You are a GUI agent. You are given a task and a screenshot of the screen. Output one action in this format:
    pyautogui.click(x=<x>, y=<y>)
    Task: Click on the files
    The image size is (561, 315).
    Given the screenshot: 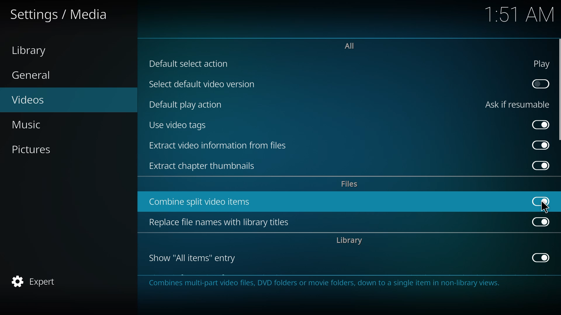 What is the action you would take?
    pyautogui.click(x=350, y=183)
    